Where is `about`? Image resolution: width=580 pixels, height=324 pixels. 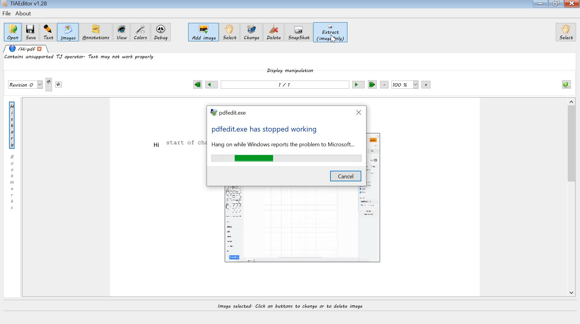
about is located at coordinates (24, 14).